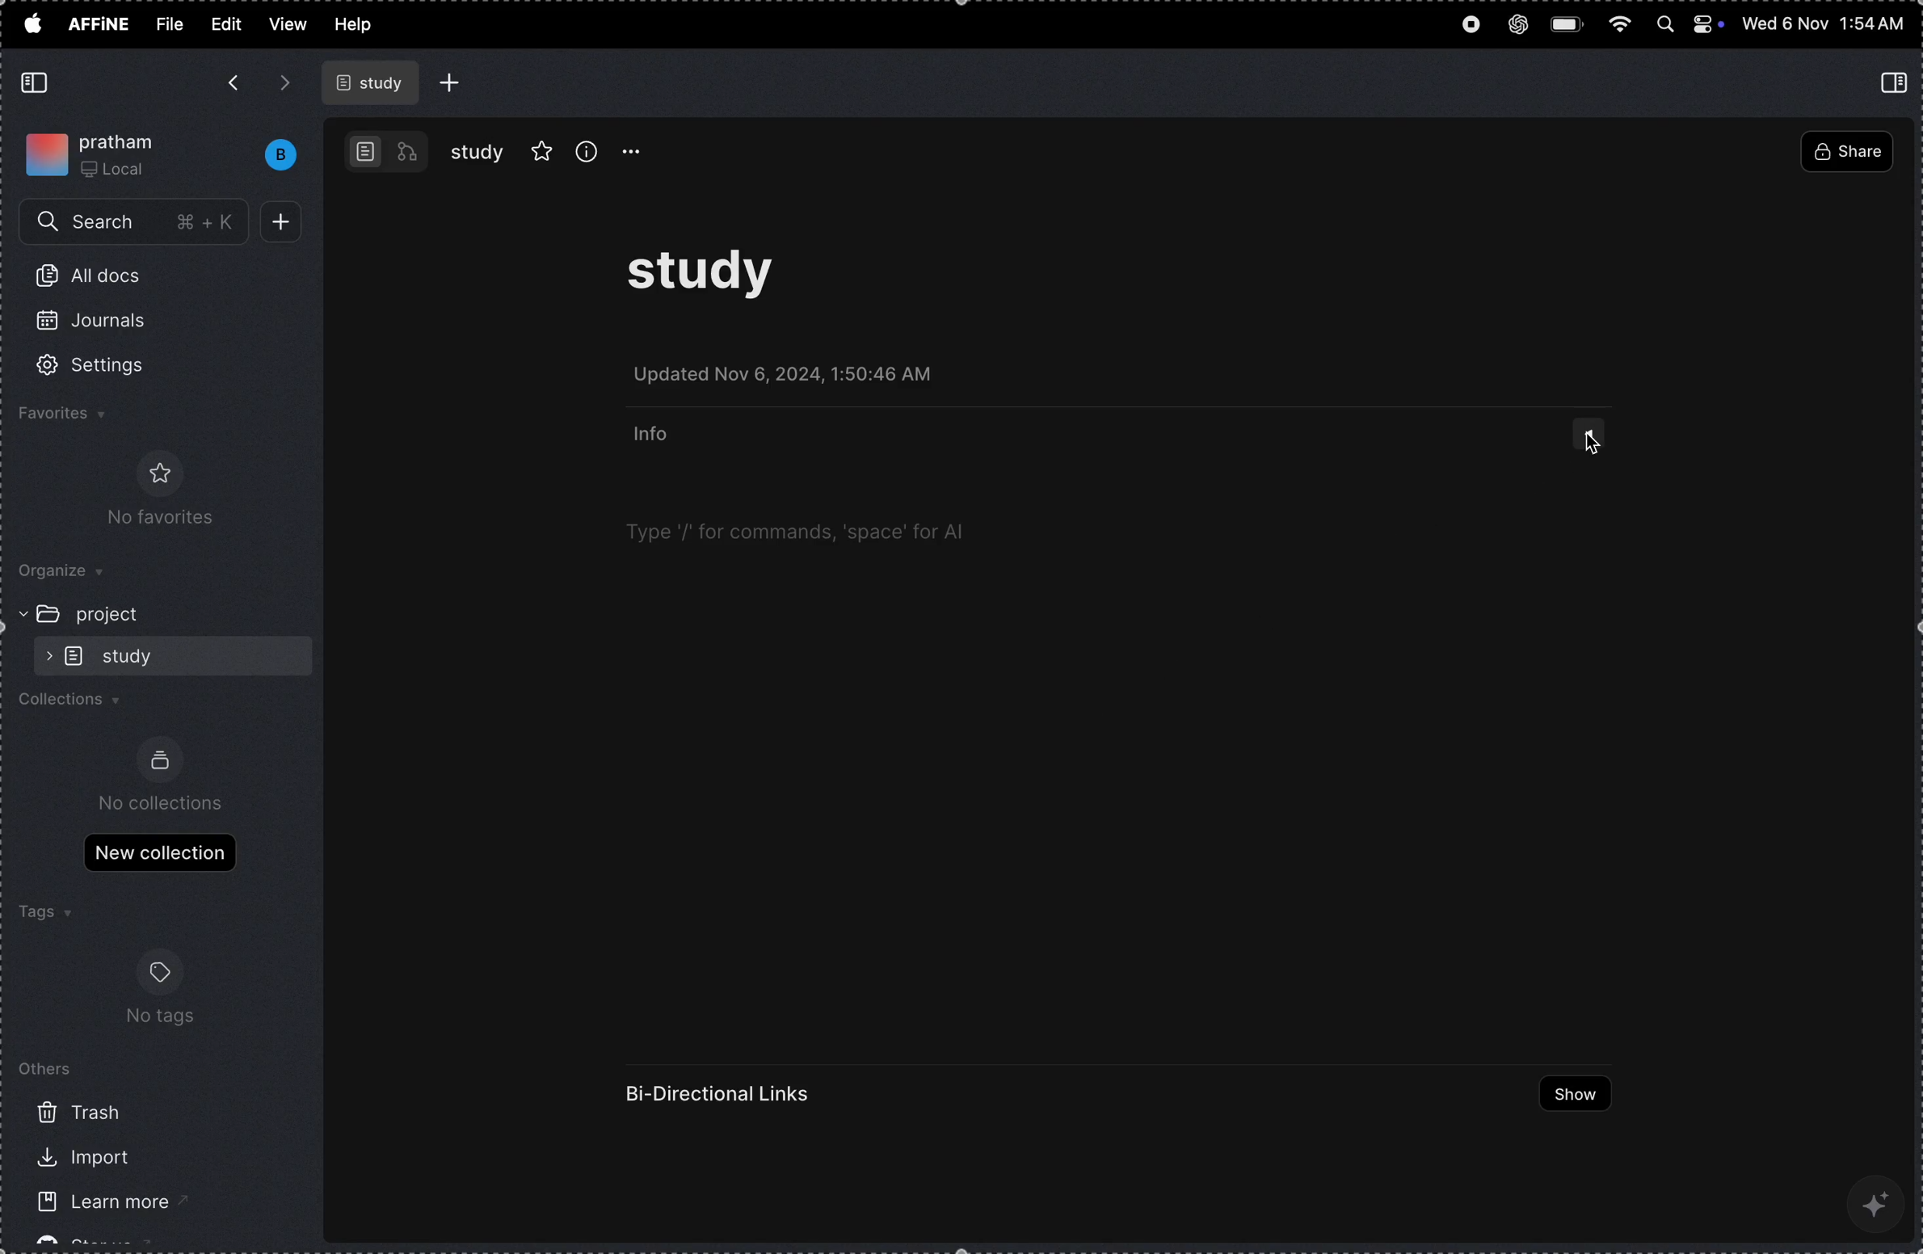 The height and width of the screenshot is (1254, 1923). What do you see at coordinates (1567, 1094) in the screenshot?
I see `show` at bounding box center [1567, 1094].